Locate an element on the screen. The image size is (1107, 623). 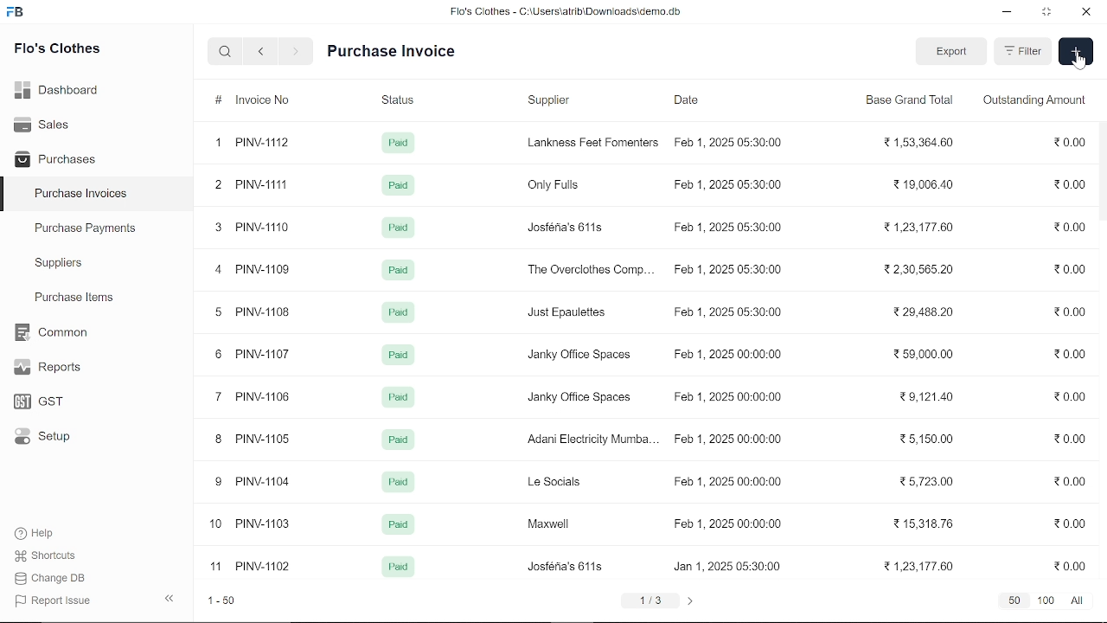
J Report Issue is located at coordinates (50, 601).